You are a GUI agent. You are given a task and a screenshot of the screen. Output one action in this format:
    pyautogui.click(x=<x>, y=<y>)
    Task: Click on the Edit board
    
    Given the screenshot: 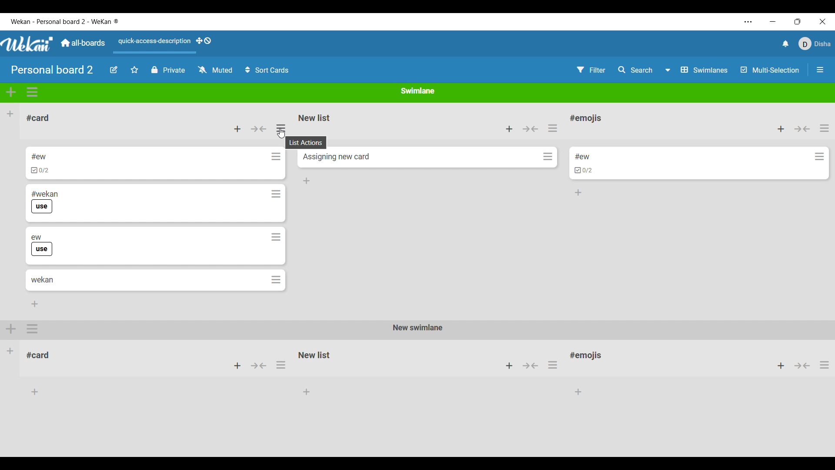 What is the action you would take?
    pyautogui.click(x=114, y=70)
    